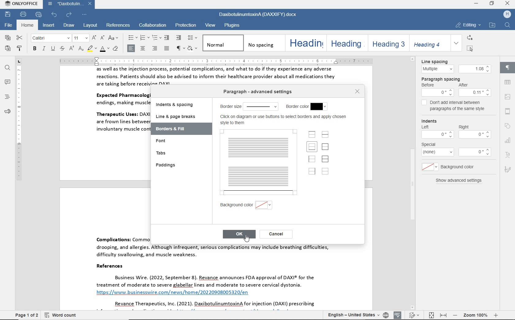 This screenshot has height=320, width=515. Describe the element at coordinates (509, 126) in the screenshot. I see `shape` at that location.